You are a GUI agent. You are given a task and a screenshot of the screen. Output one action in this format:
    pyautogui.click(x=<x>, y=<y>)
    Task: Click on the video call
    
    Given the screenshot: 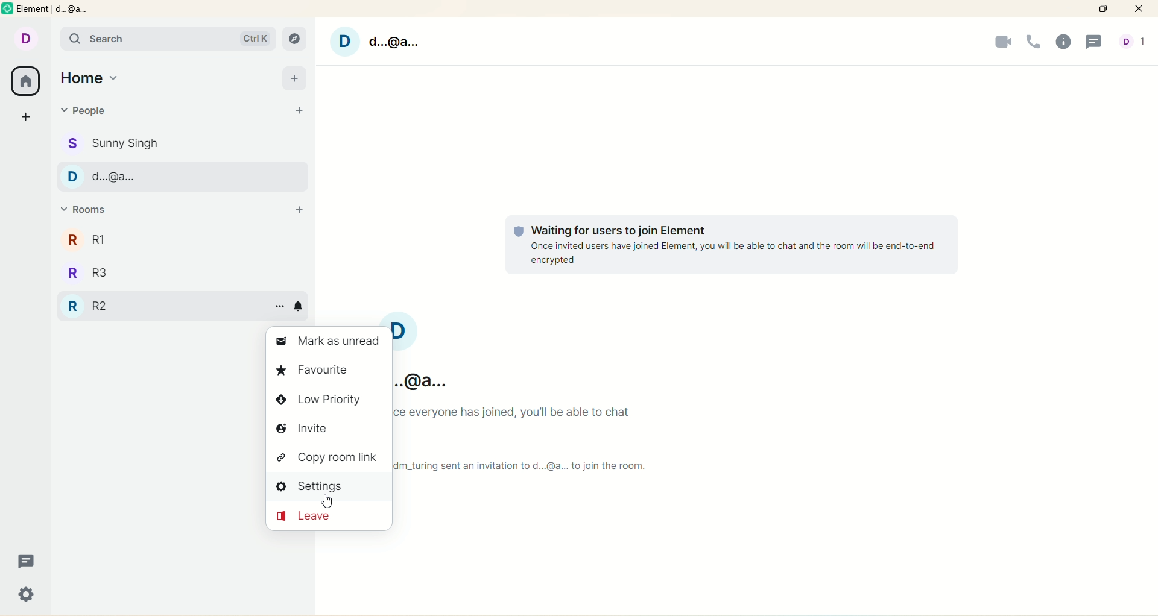 What is the action you would take?
    pyautogui.click(x=1002, y=43)
    